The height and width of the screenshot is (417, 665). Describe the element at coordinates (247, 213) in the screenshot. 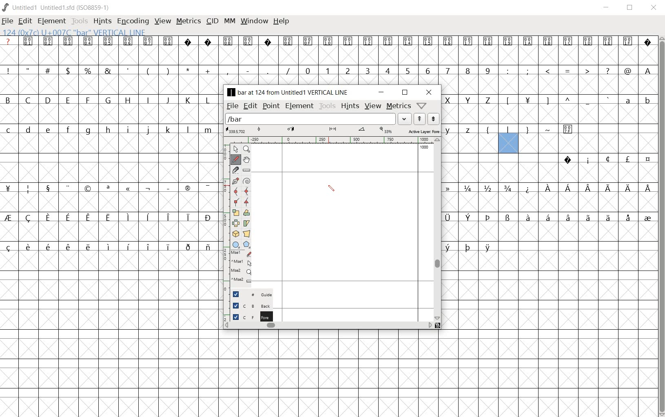

I see `Rotate the selection` at that location.